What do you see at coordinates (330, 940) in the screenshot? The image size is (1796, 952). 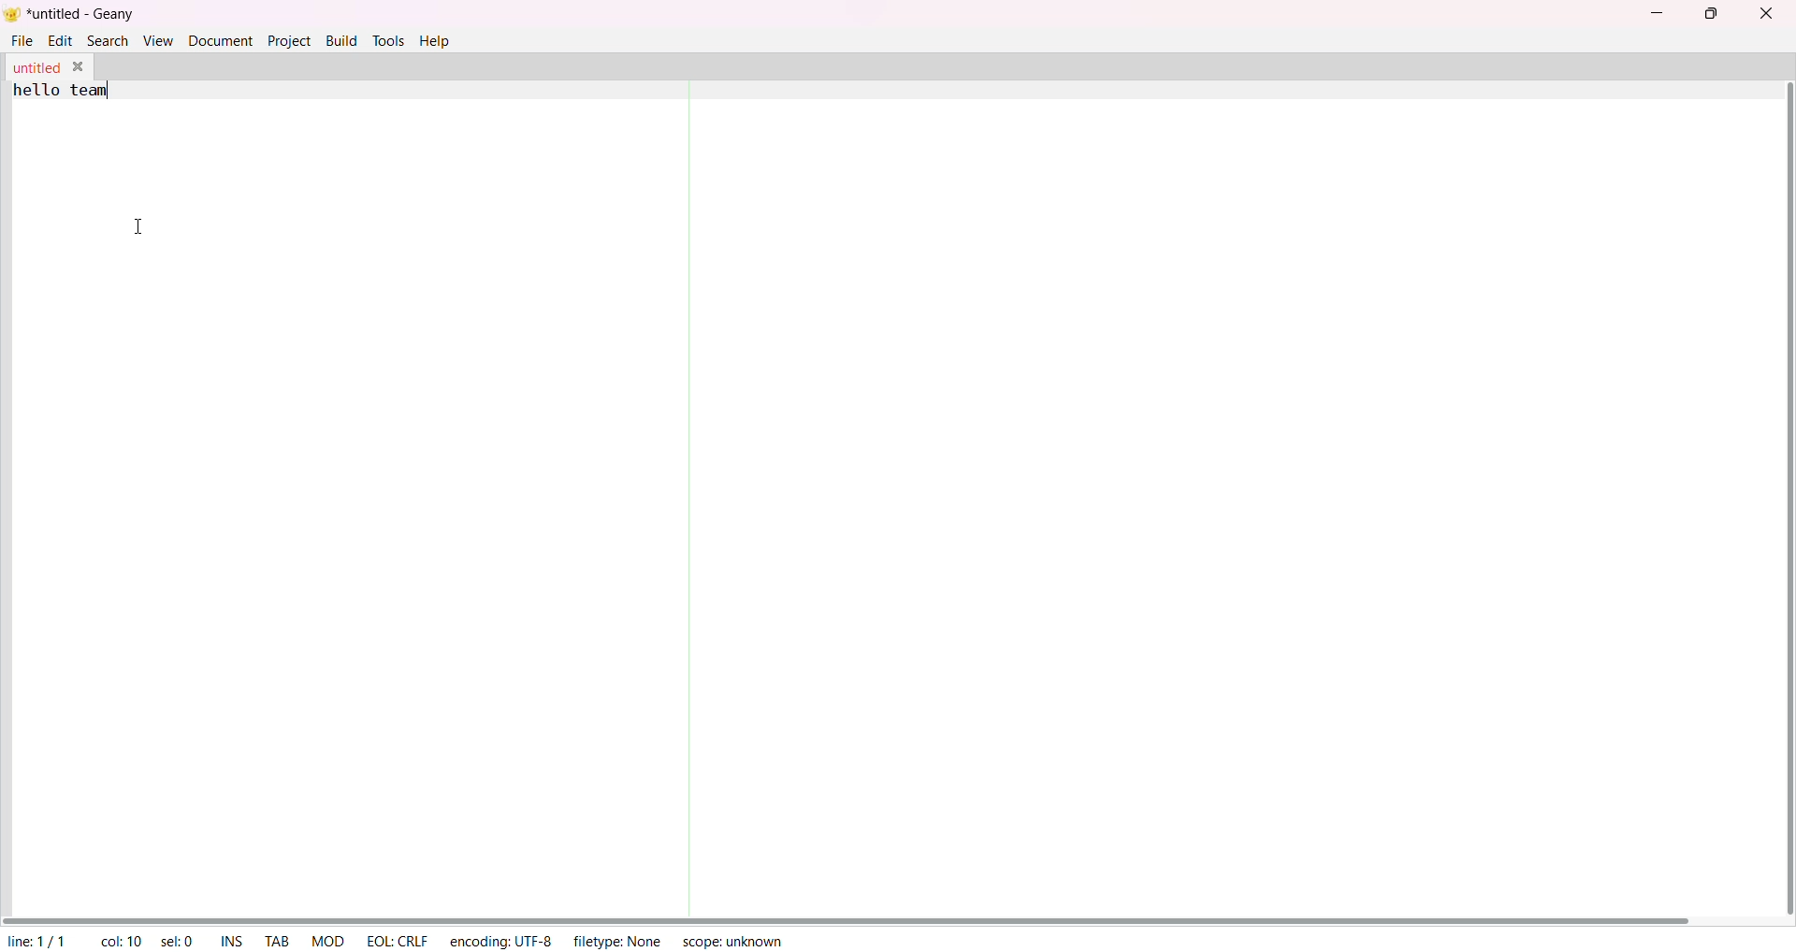 I see `MOD` at bounding box center [330, 940].